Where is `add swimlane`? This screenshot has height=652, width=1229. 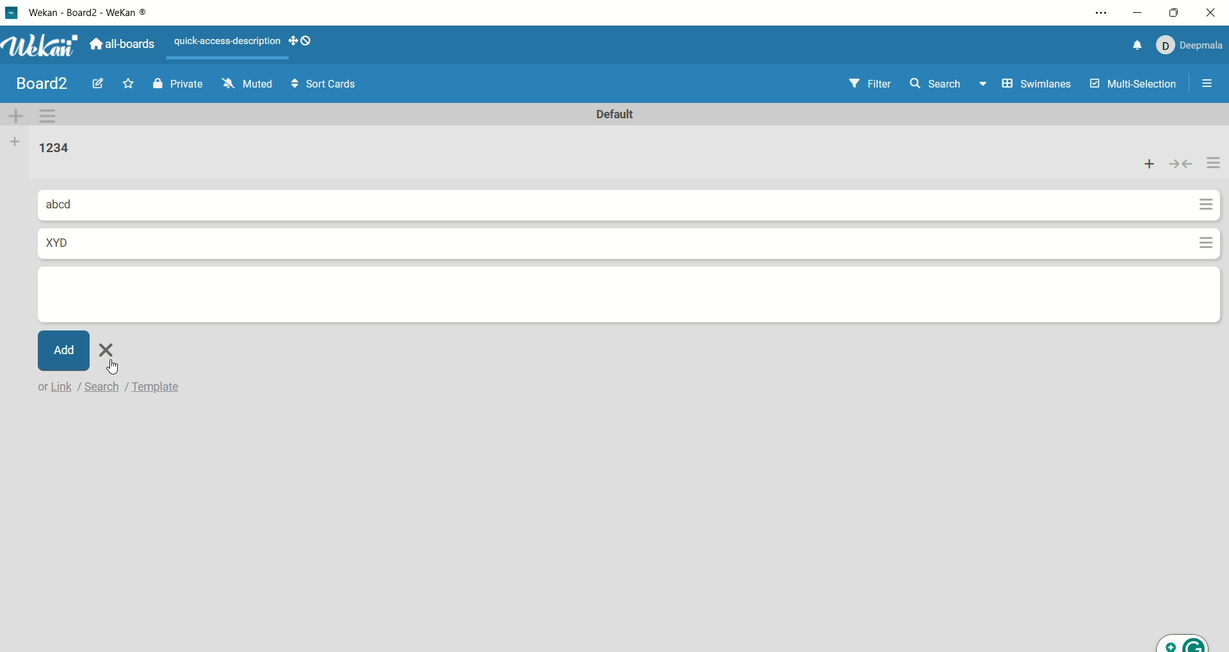
add swimlane is located at coordinates (17, 113).